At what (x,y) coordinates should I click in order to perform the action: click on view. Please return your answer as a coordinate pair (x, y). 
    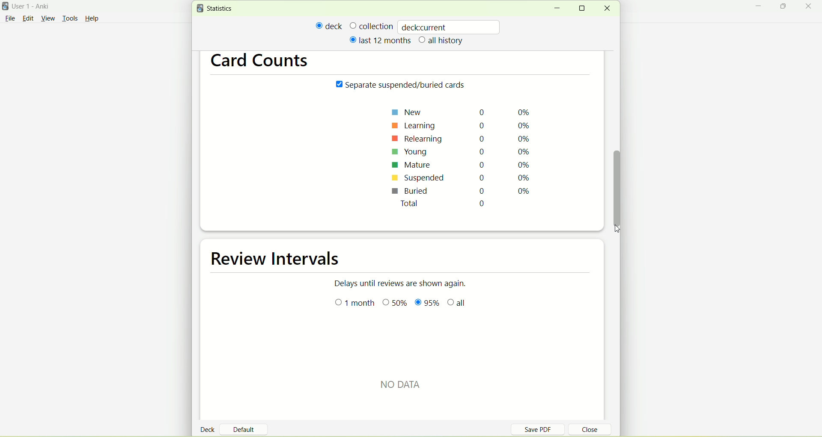
    Looking at the image, I should click on (49, 19).